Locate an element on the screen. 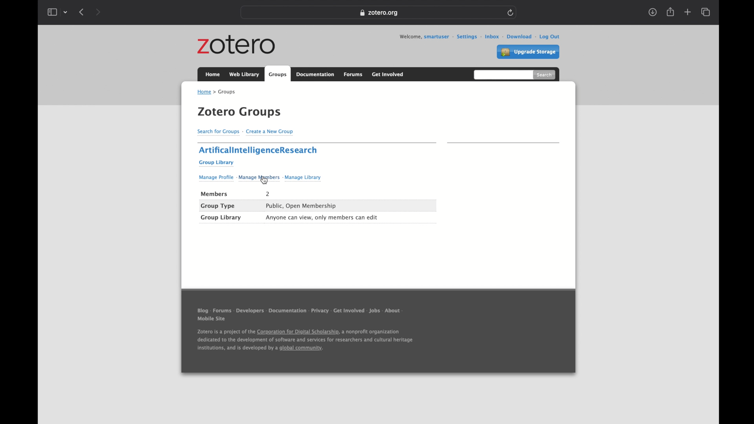  anyone can view, only members can edit is located at coordinates (322, 217).